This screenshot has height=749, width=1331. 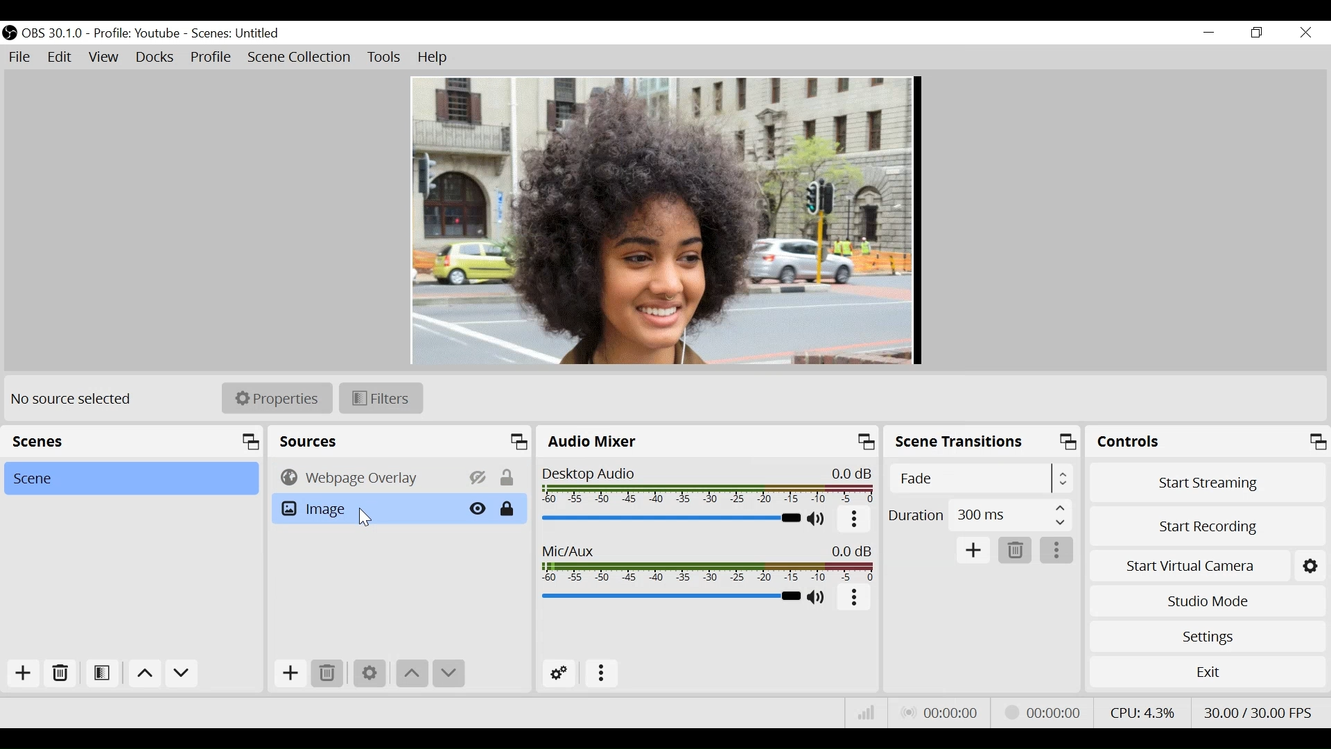 What do you see at coordinates (601, 675) in the screenshot?
I see `More Options` at bounding box center [601, 675].